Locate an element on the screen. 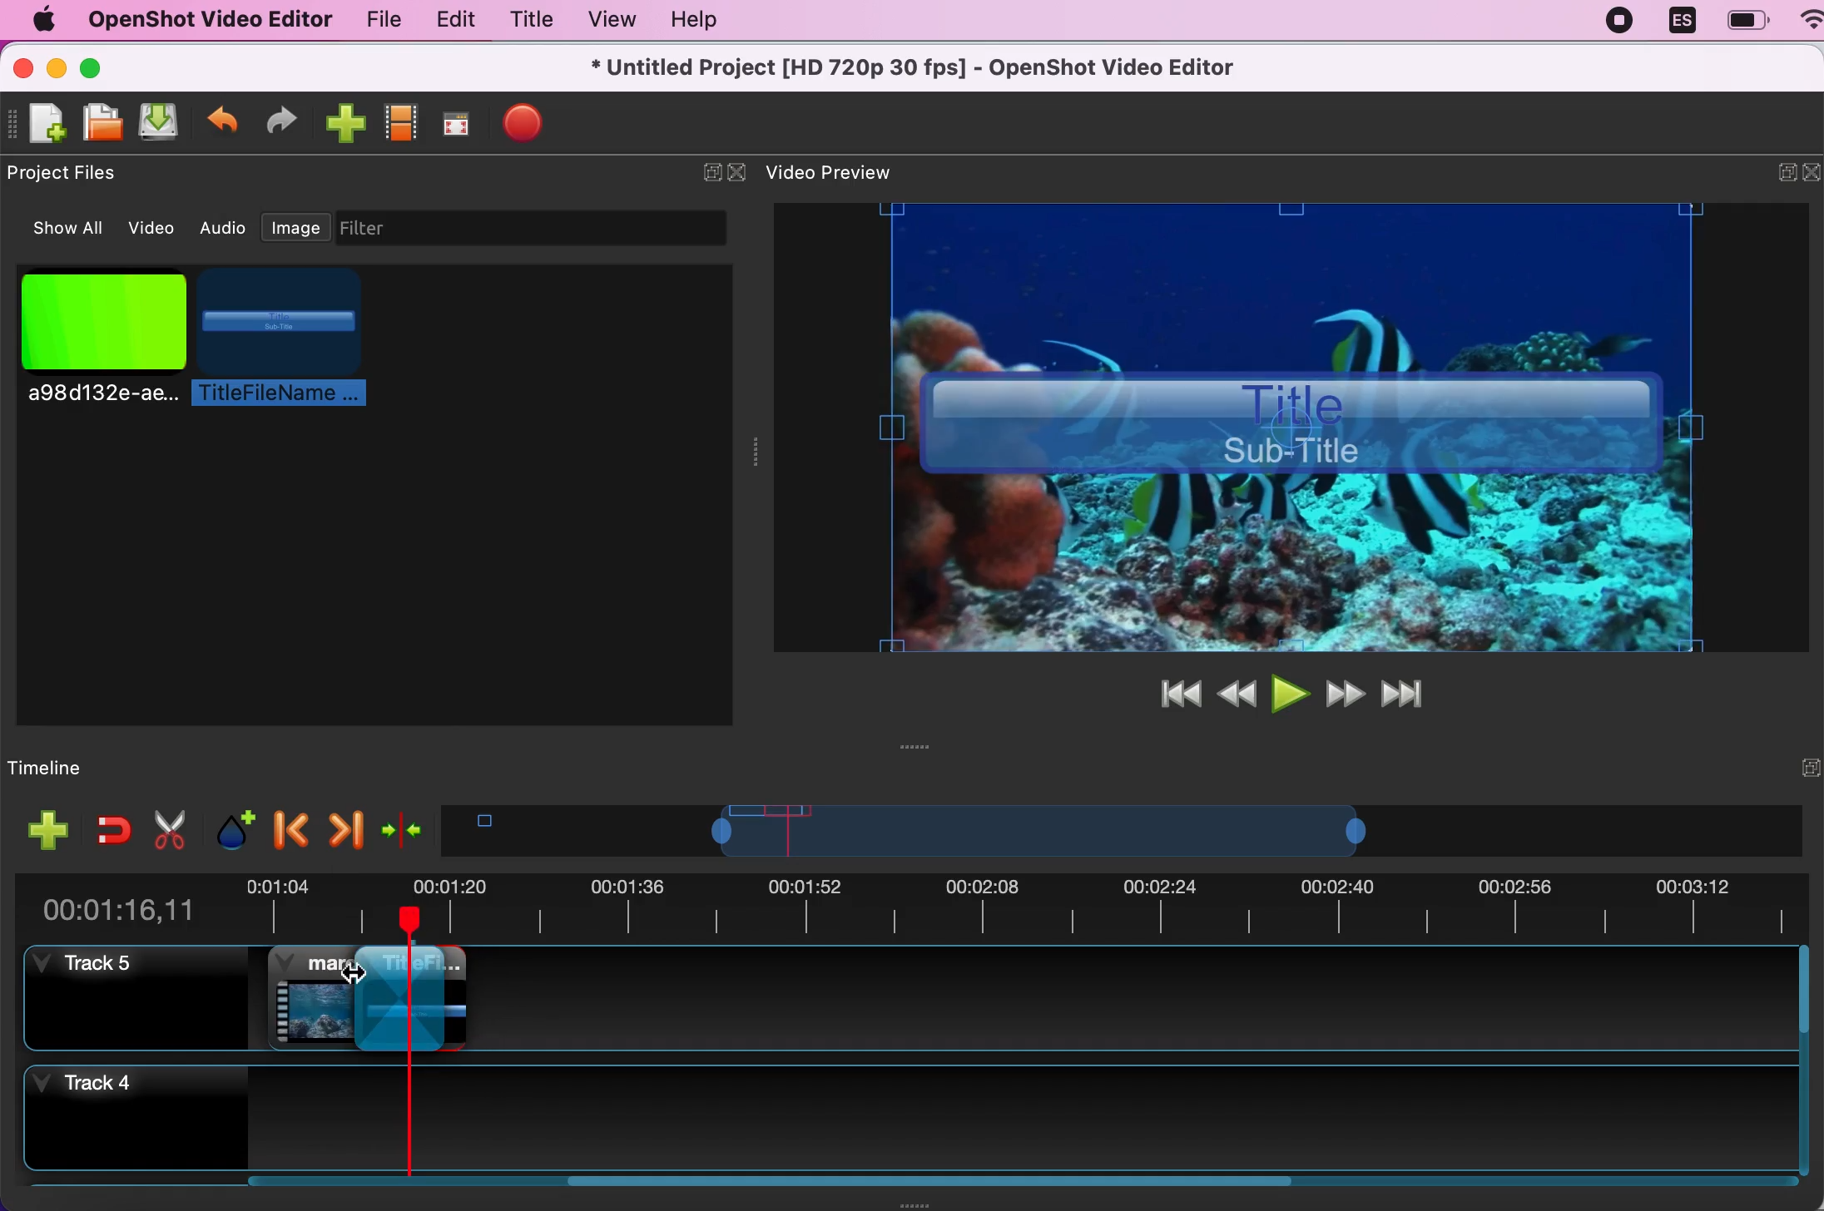 The width and height of the screenshot is (1824, 1211). export file is located at coordinates (535, 126).